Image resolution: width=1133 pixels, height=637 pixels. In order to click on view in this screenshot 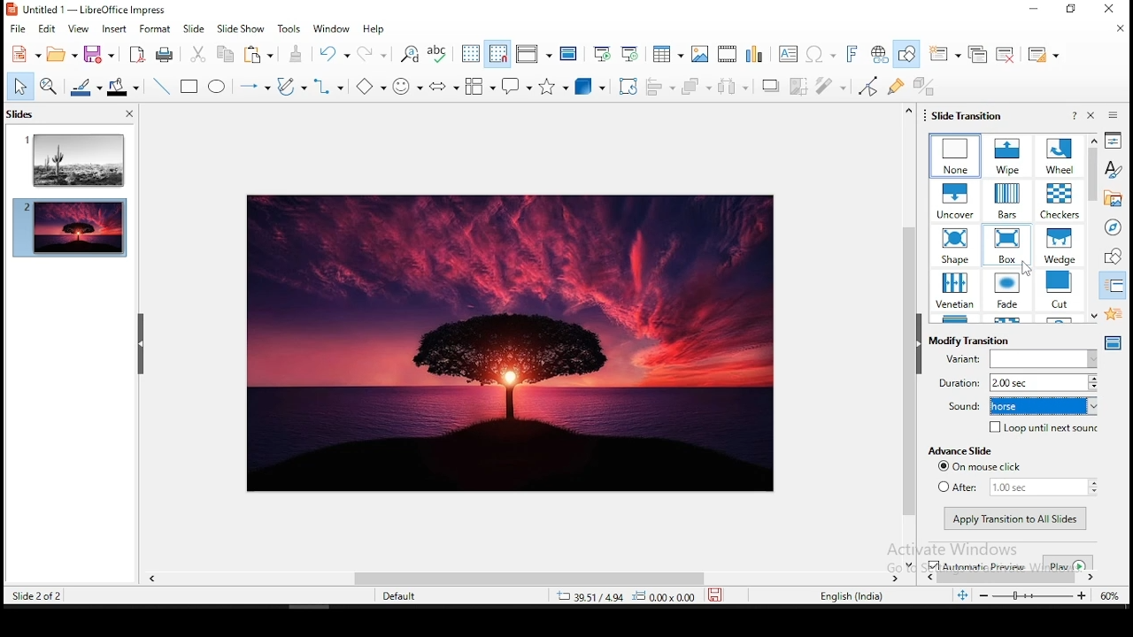, I will do `click(78, 29)`.